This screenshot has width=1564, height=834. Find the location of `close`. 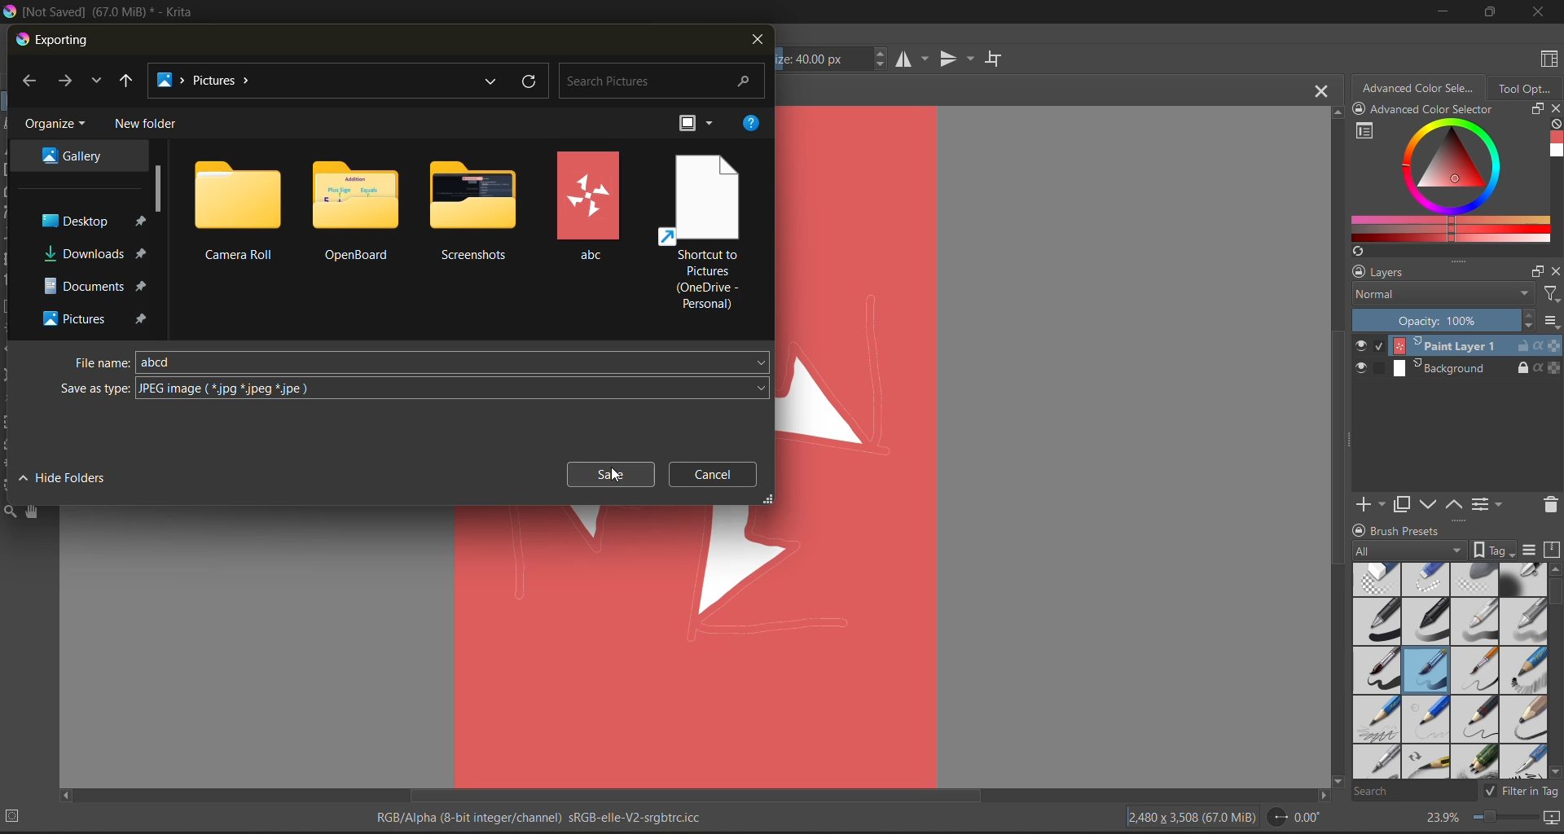

close is located at coordinates (753, 43).